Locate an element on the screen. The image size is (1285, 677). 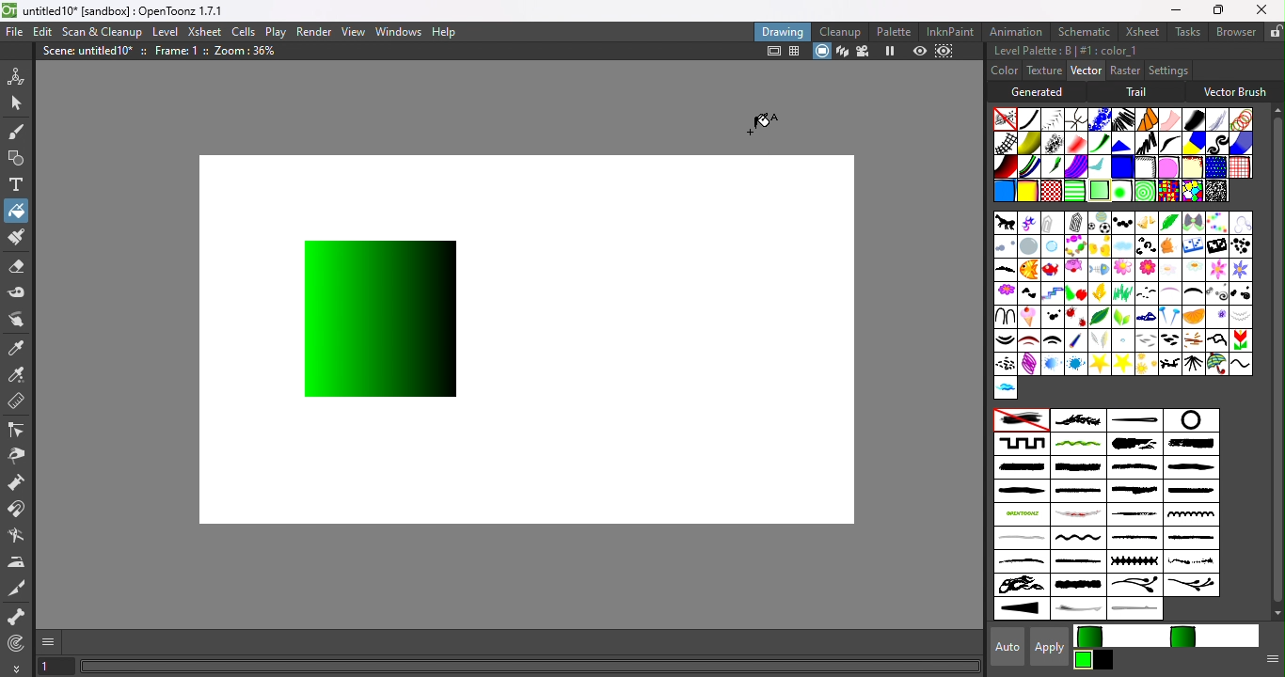
Camera stand view is located at coordinates (821, 52).